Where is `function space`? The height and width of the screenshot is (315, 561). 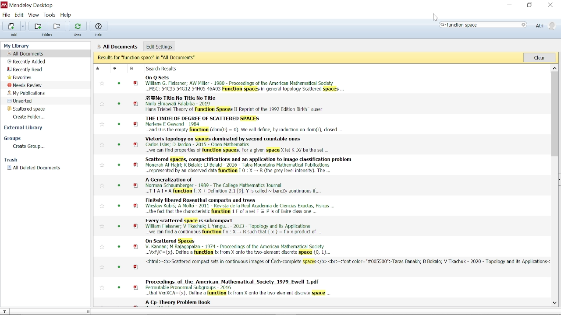 function space is located at coordinates (483, 25).